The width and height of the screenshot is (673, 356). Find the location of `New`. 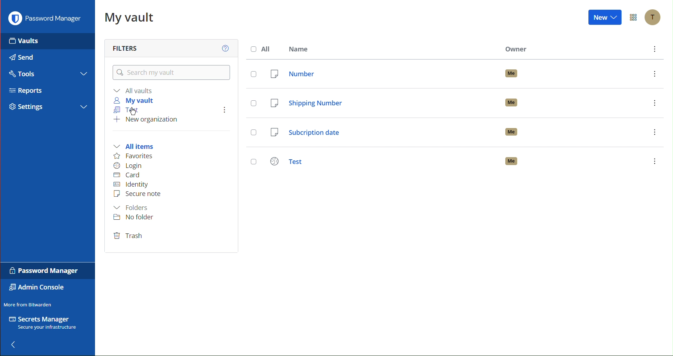

New is located at coordinates (605, 18).